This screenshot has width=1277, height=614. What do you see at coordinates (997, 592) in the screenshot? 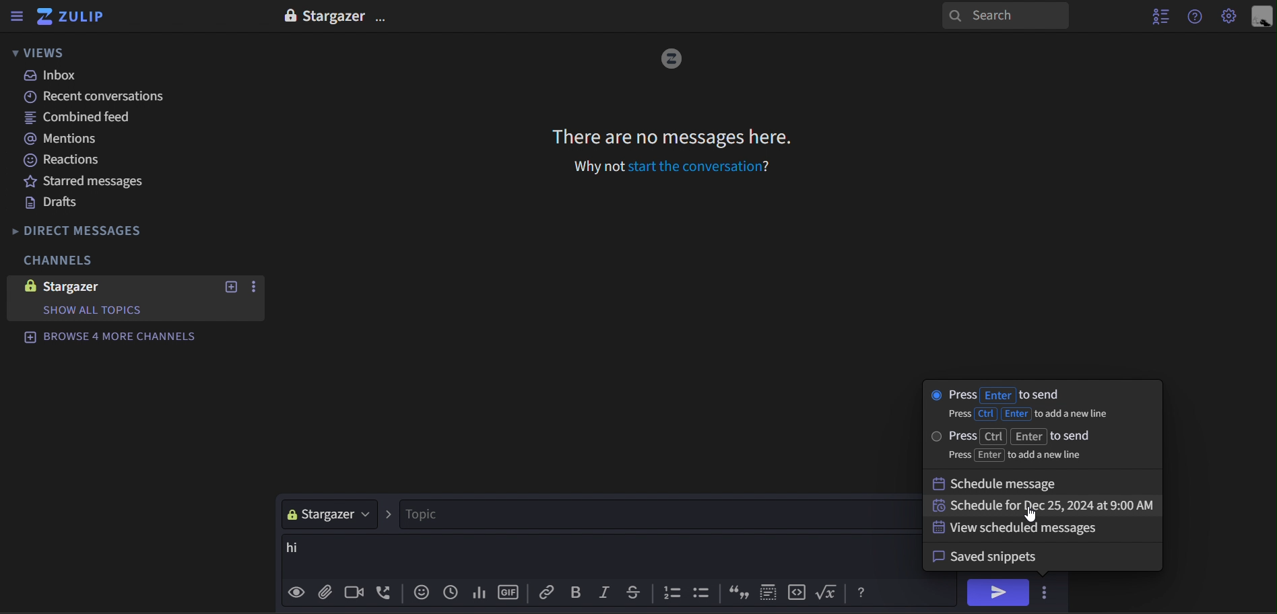
I see `send` at bounding box center [997, 592].